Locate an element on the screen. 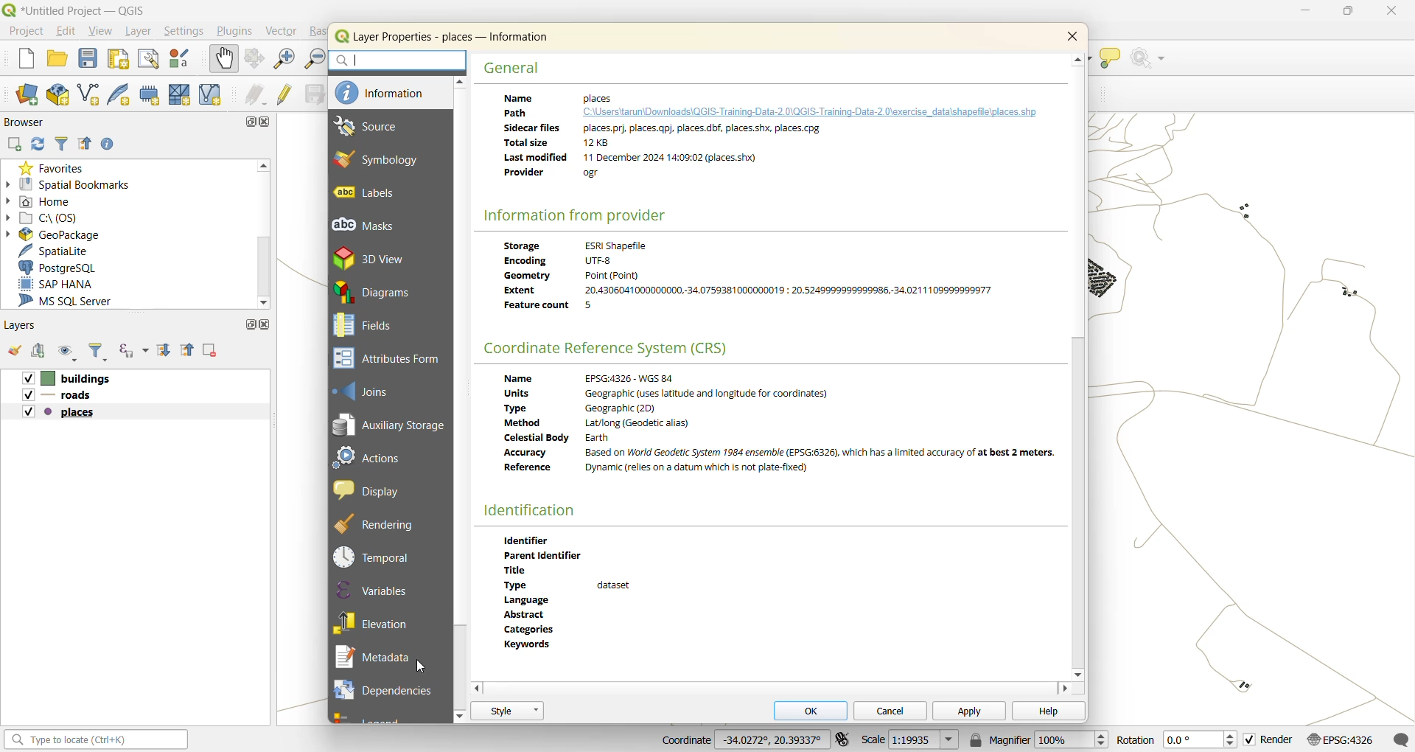 The image size is (1415, 752). zoom out is located at coordinates (314, 57).